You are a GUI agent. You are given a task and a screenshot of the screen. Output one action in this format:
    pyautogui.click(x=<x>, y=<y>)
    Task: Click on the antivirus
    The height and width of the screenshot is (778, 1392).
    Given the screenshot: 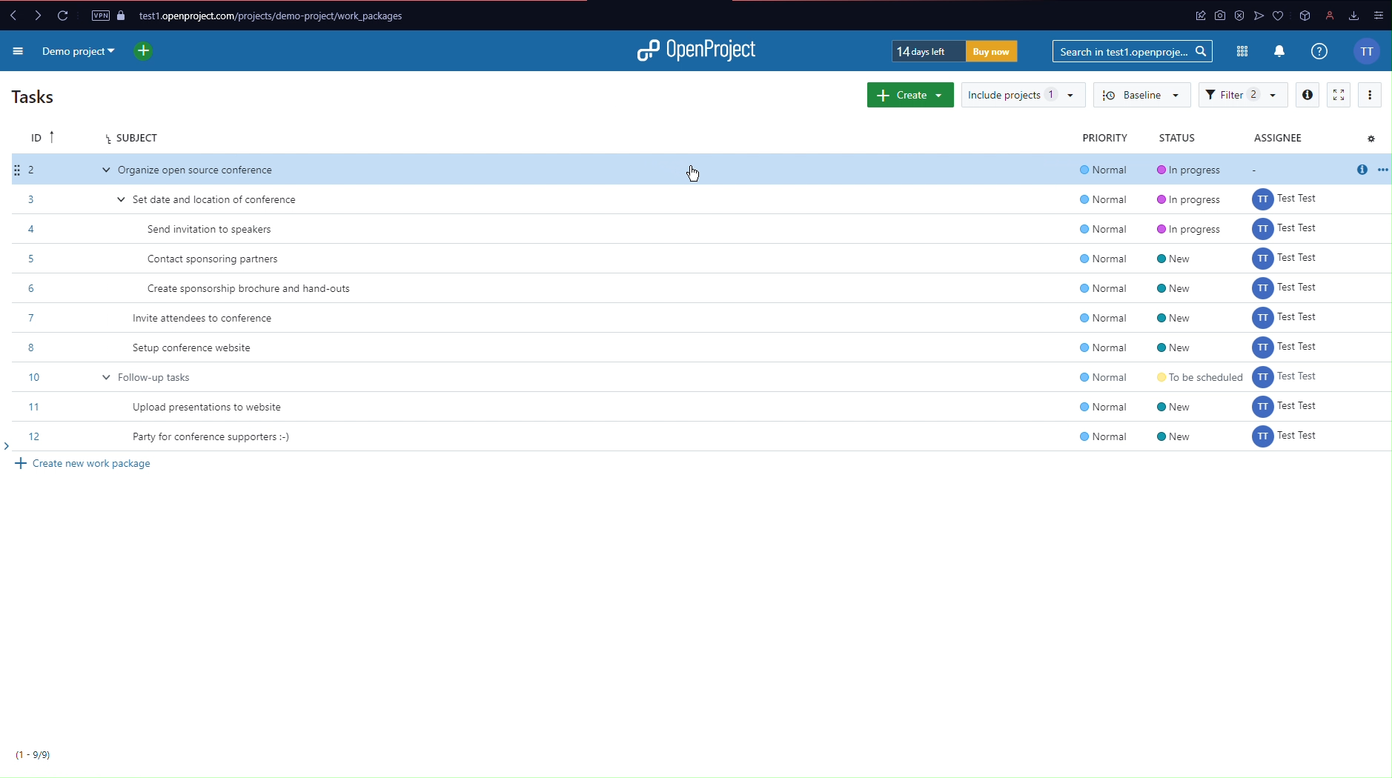 What is the action you would take?
    pyautogui.click(x=1233, y=15)
    